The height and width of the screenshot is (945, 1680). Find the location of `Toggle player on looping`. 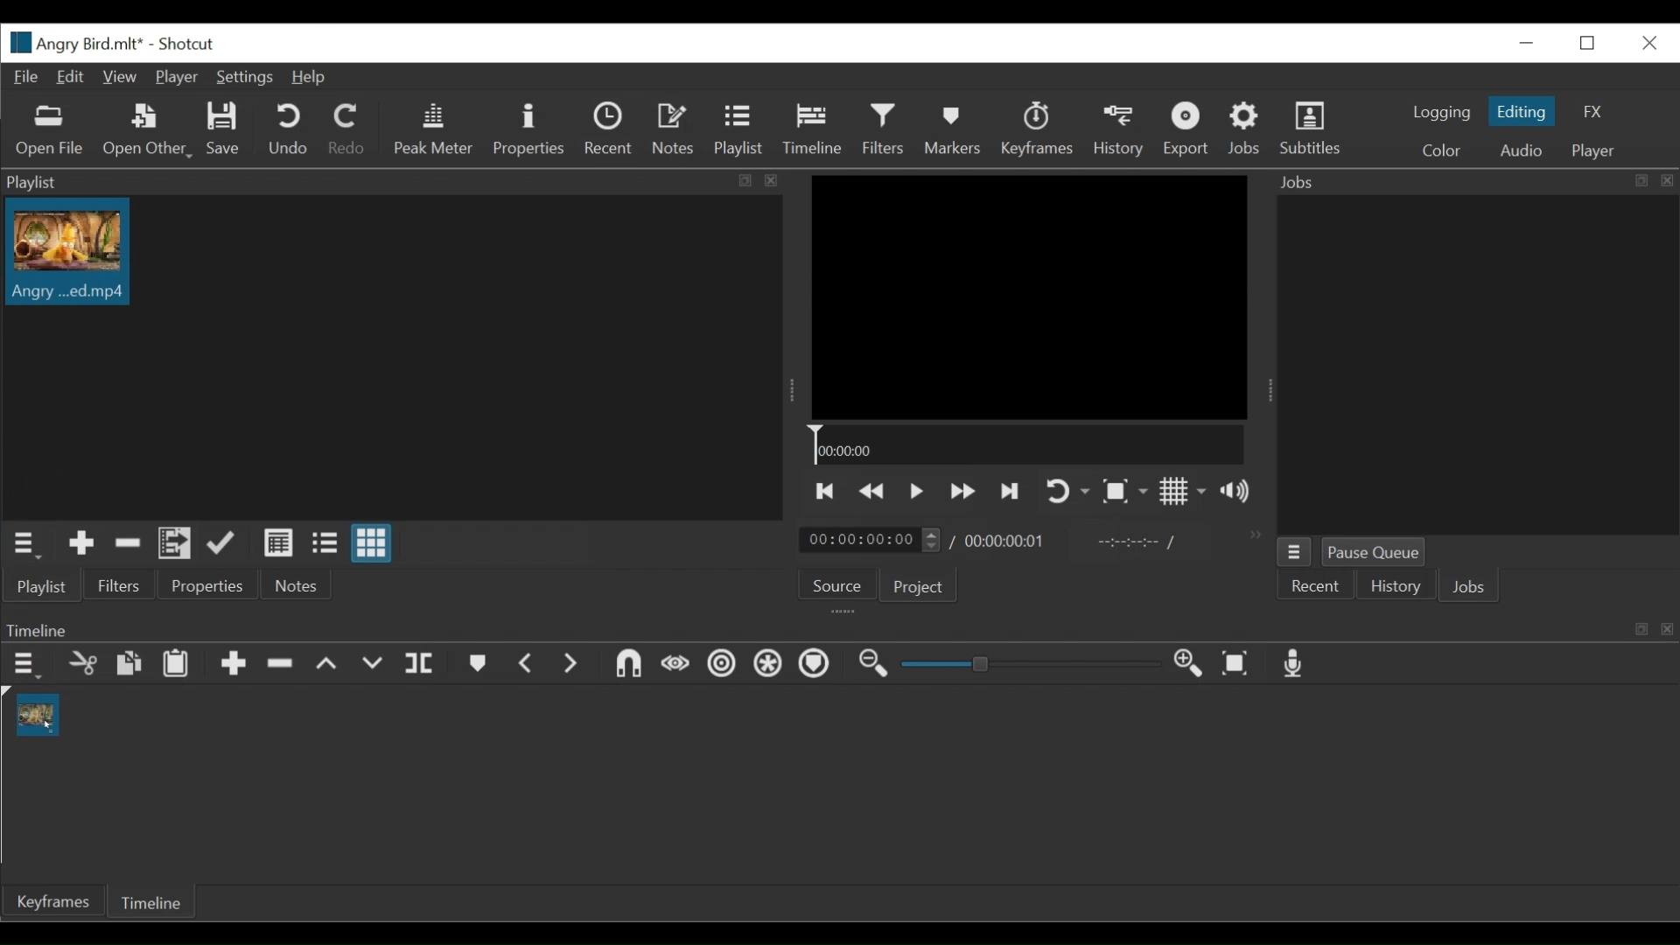

Toggle player on looping is located at coordinates (1067, 493).